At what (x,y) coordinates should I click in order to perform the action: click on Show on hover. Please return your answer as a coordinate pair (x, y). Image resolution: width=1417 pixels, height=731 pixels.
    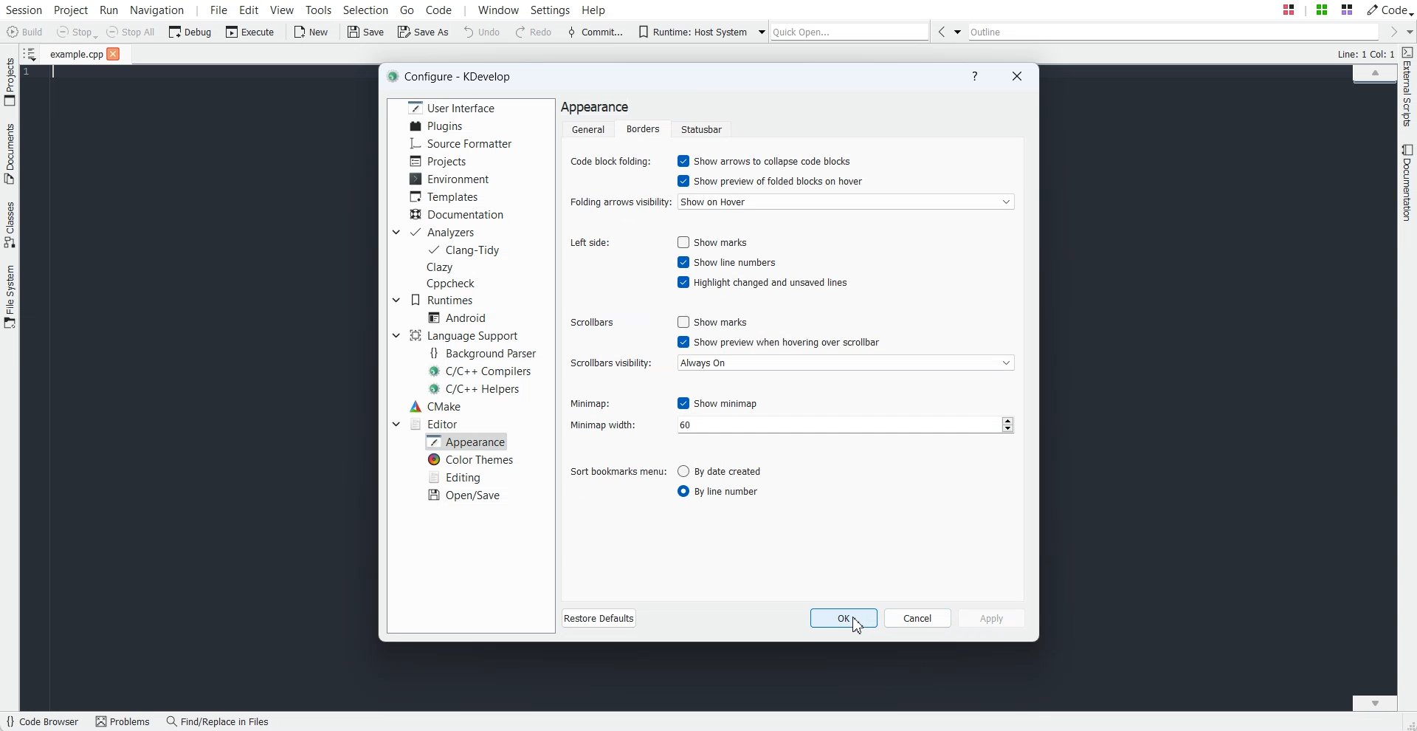
    Looking at the image, I should click on (845, 202).